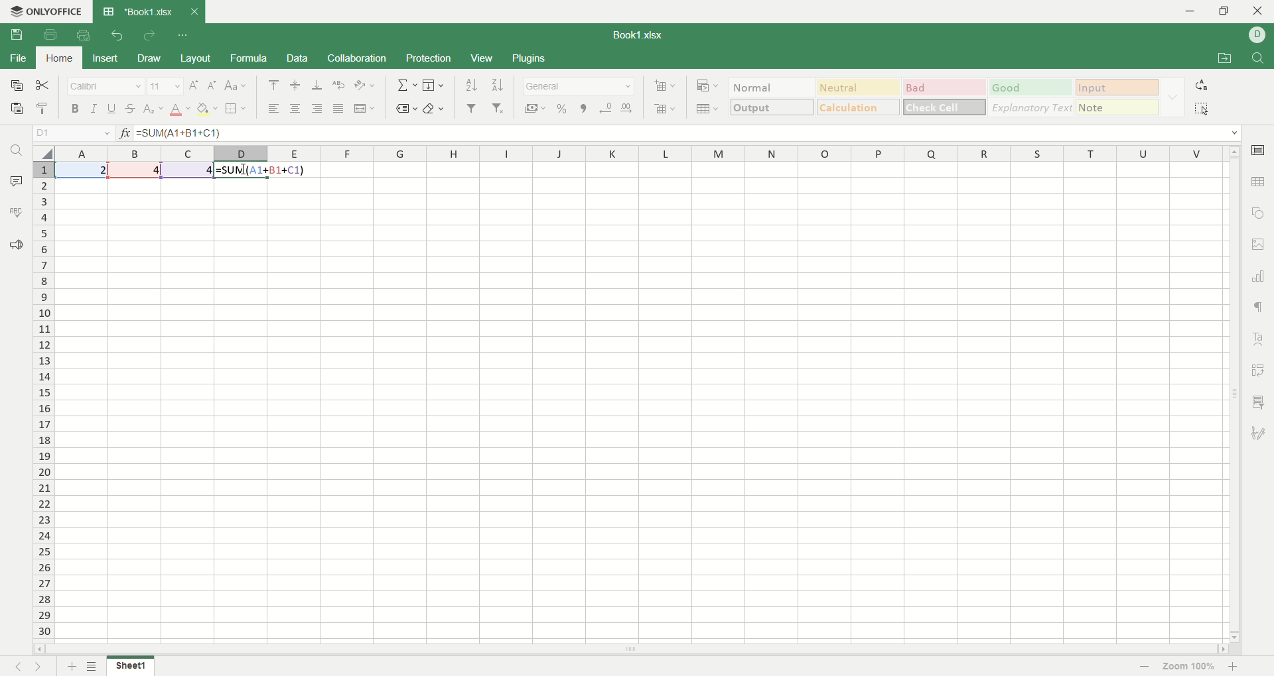 This screenshot has width=1274, height=676. I want to click on signature settings, so click(1257, 434).